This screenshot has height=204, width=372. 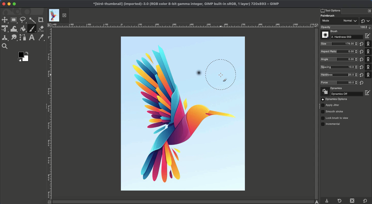 What do you see at coordinates (23, 38) in the screenshot?
I see `Path` at bounding box center [23, 38].